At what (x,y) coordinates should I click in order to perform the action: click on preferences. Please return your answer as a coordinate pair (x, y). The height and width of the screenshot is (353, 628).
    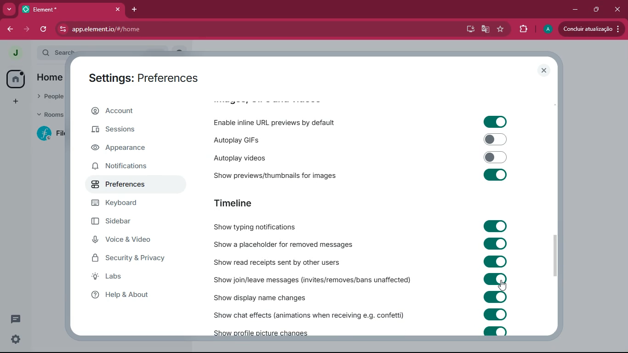
    Looking at the image, I should click on (124, 184).